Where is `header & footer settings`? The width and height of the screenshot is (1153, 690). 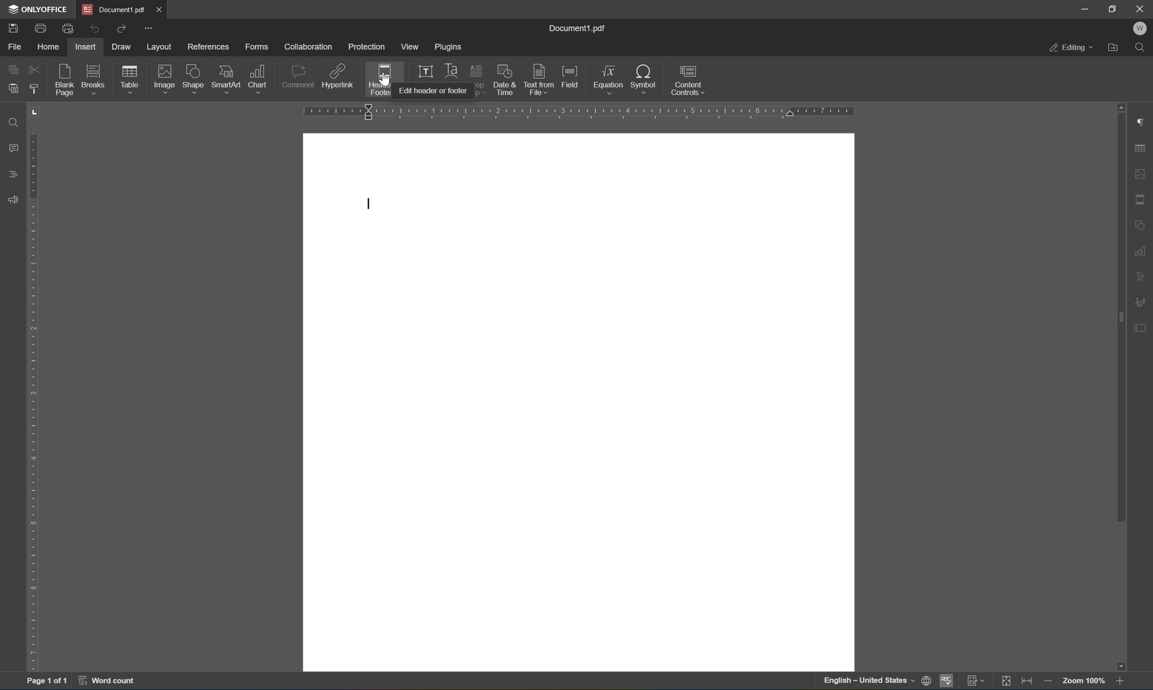
header & footer settings is located at coordinates (1142, 199).